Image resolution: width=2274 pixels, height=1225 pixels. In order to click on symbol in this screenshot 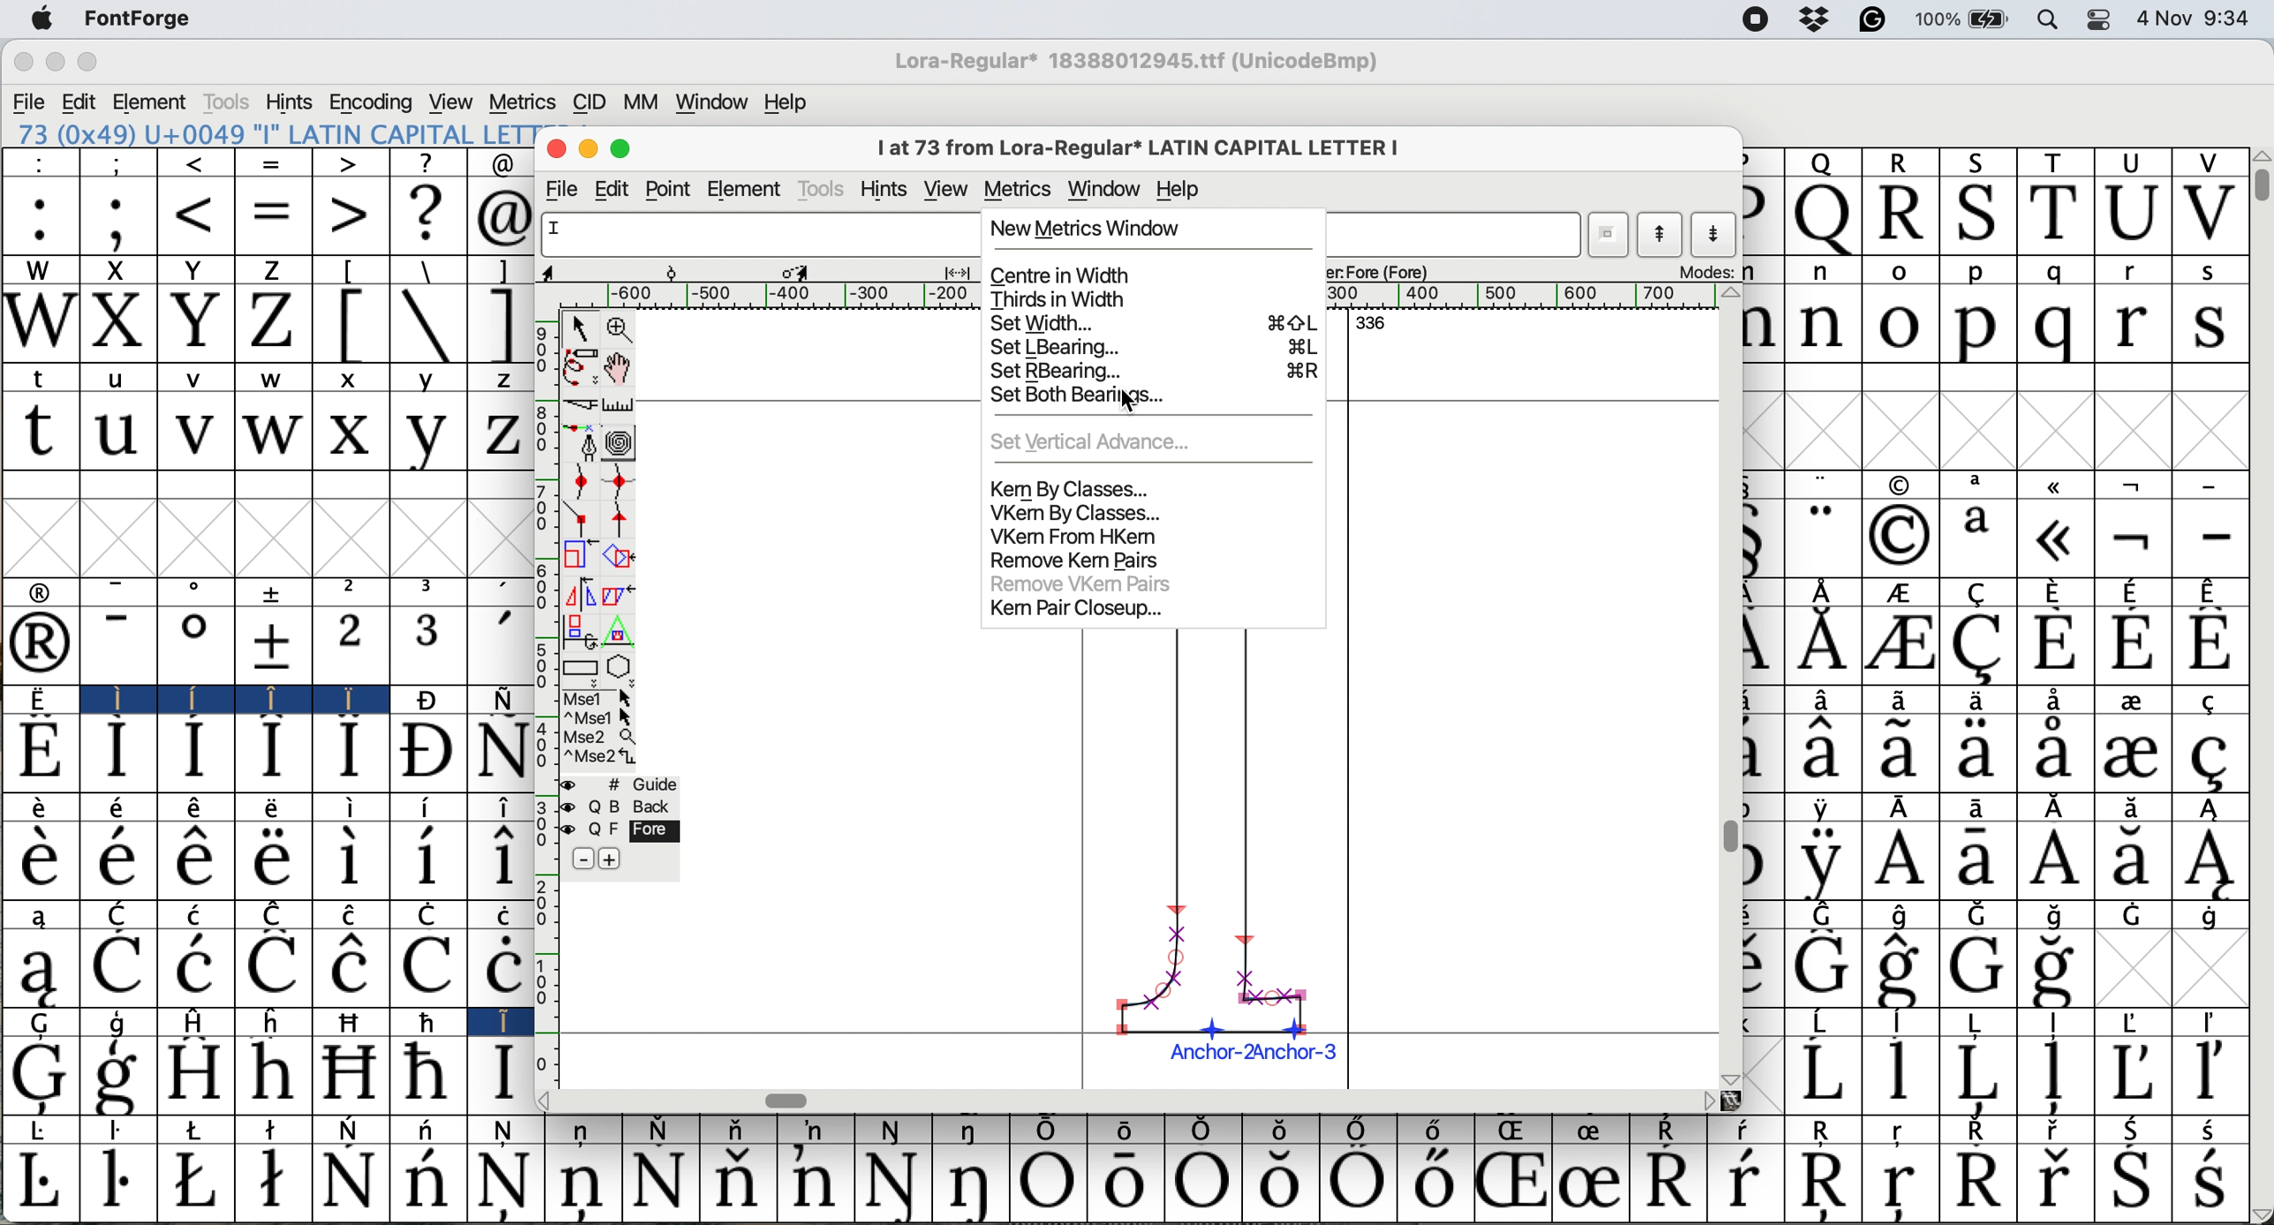, I will do `click(1900, 484)`.